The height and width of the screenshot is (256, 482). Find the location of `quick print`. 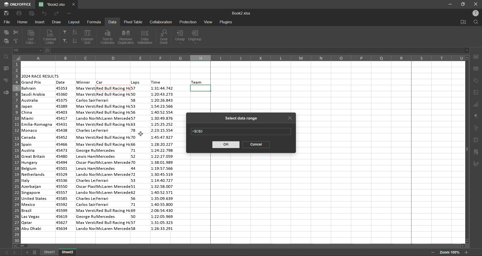

quick print is located at coordinates (31, 13).